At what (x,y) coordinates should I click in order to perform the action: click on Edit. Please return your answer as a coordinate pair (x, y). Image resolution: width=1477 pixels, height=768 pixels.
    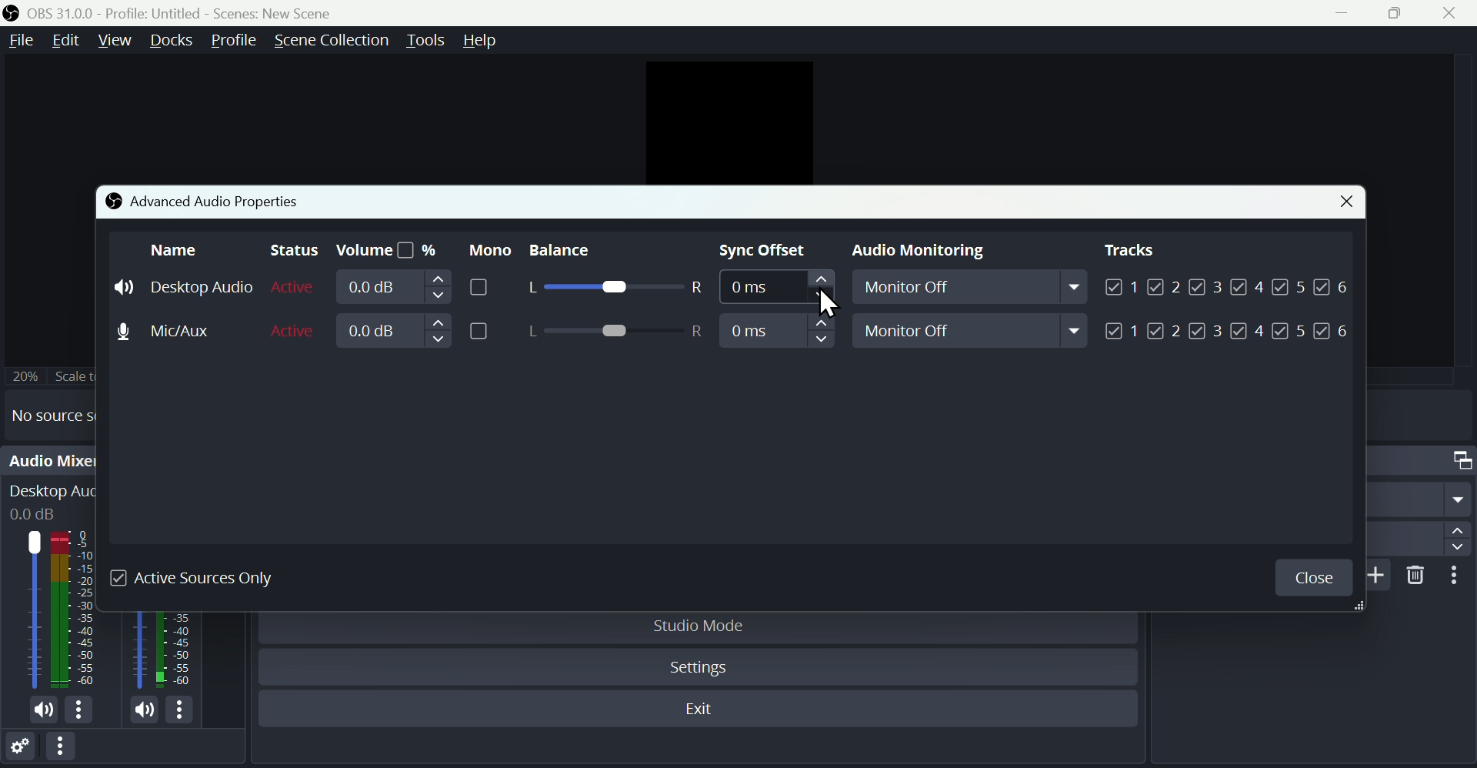
    Looking at the image, I should click on (65, 40).